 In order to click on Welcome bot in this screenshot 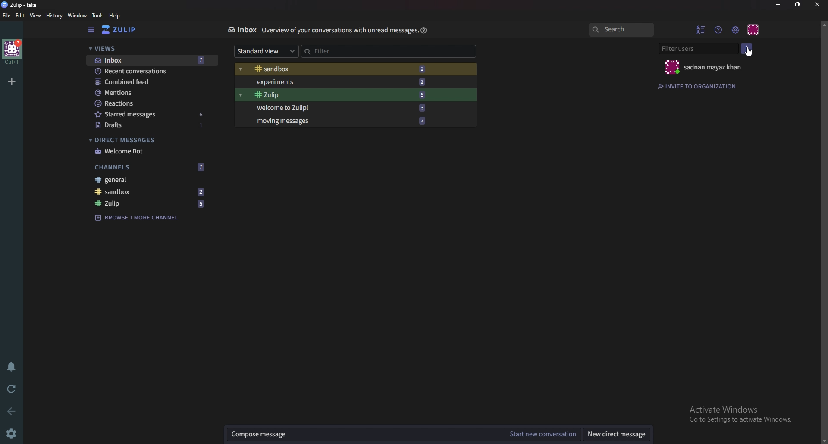, I will do `click(151, 151)`.